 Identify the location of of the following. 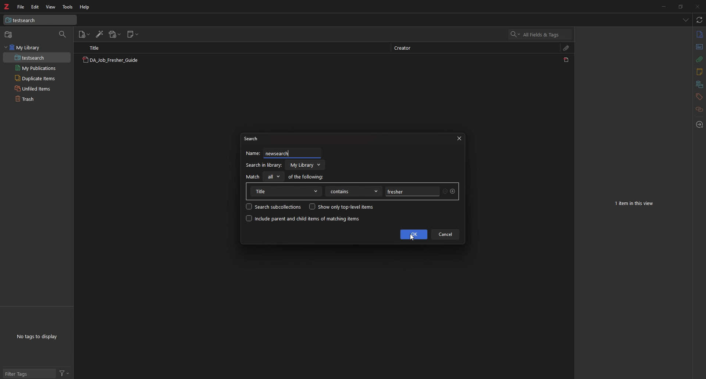
(306, 176).